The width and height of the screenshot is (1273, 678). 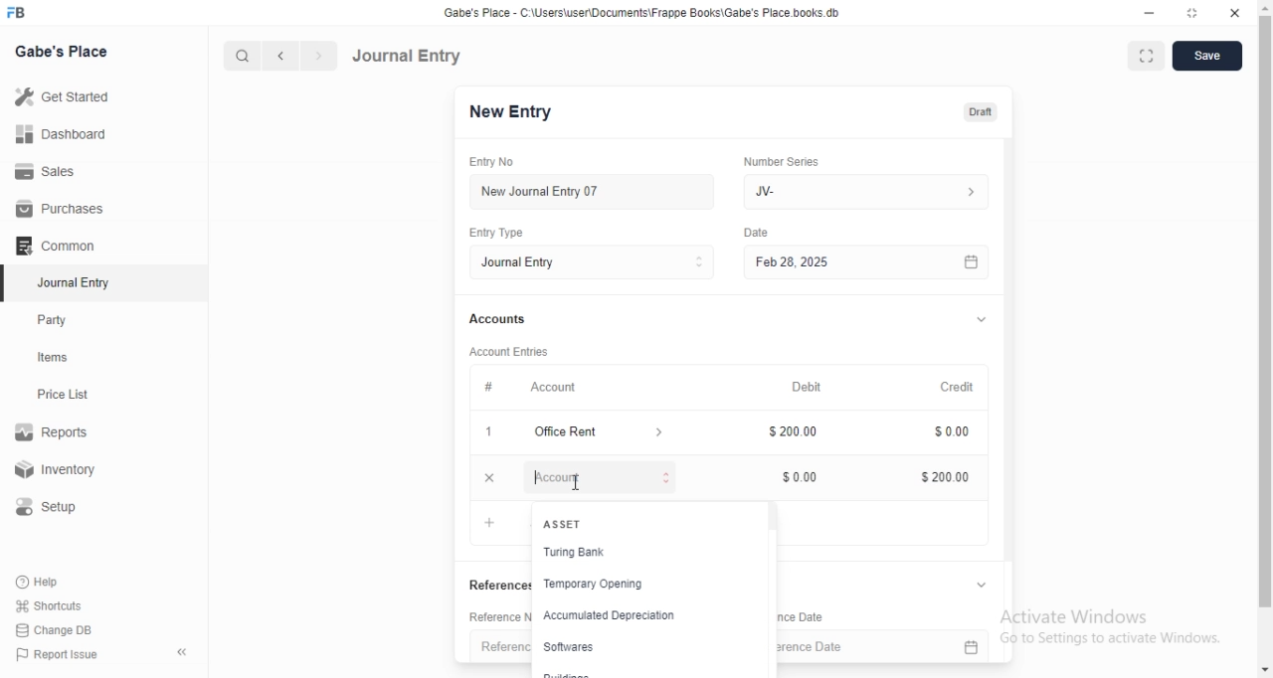 I want to click on fullscreen, so click(x=1151, y=57).